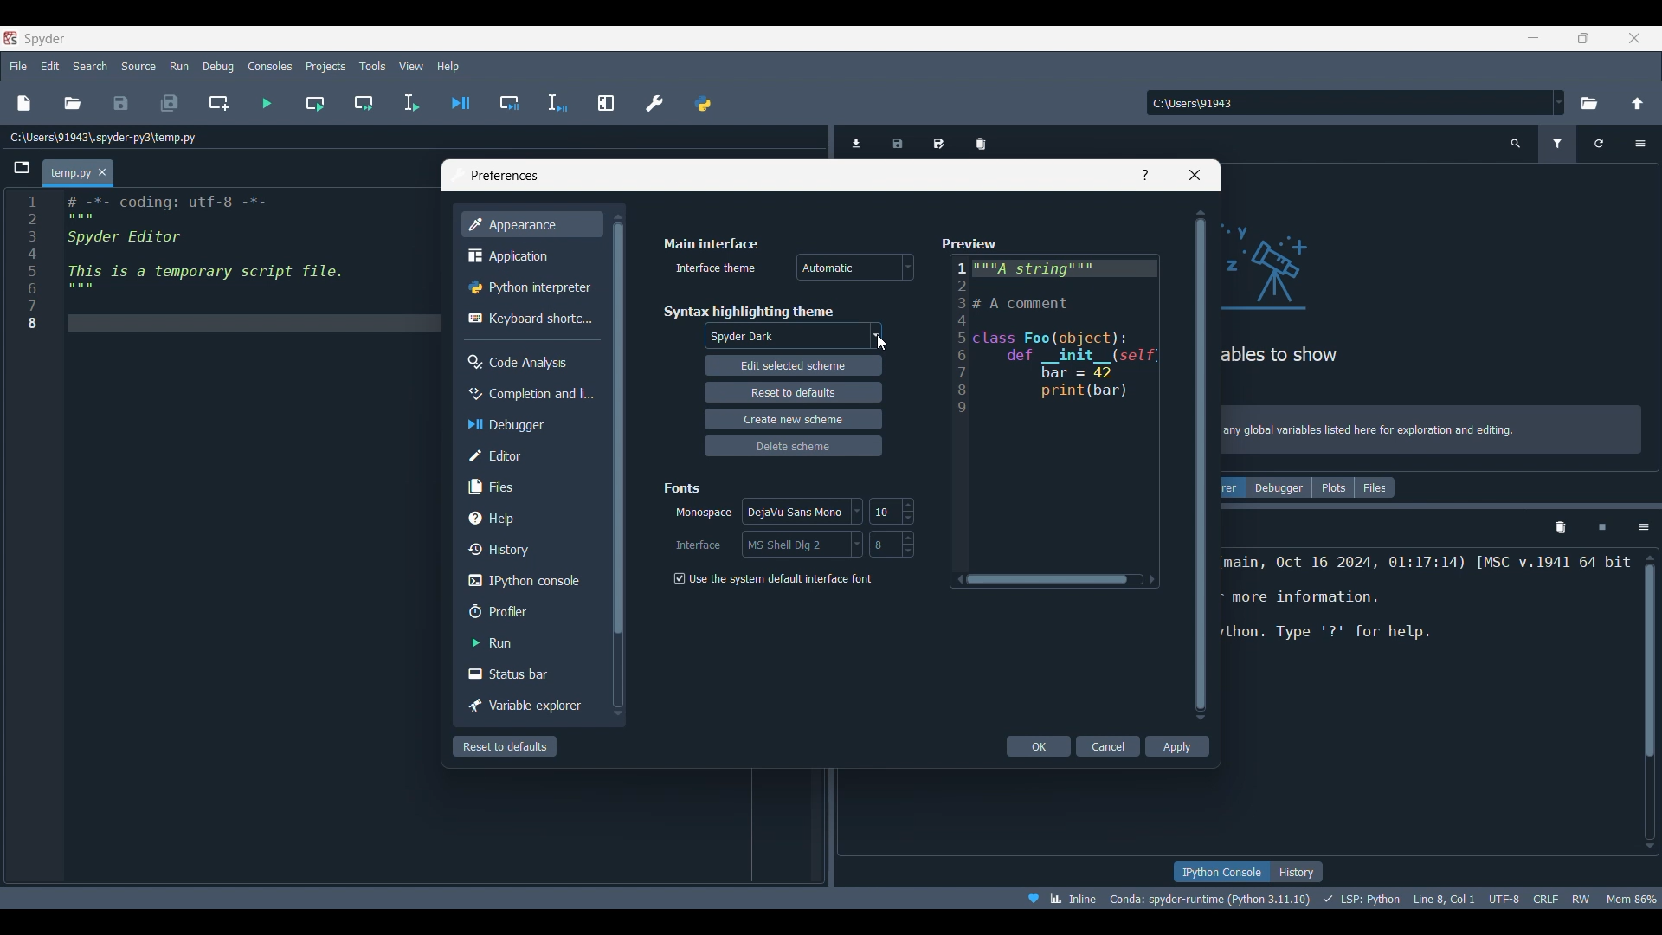  Describe the element at coordinates (1428, 615) in the screenshot. I see `ipython console pane` at that location.